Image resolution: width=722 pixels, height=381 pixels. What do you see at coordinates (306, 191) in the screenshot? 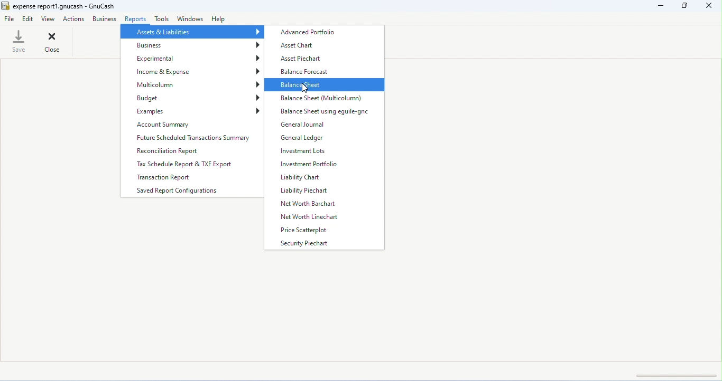
I see `liability piechart` at bounding box center [306, 191].